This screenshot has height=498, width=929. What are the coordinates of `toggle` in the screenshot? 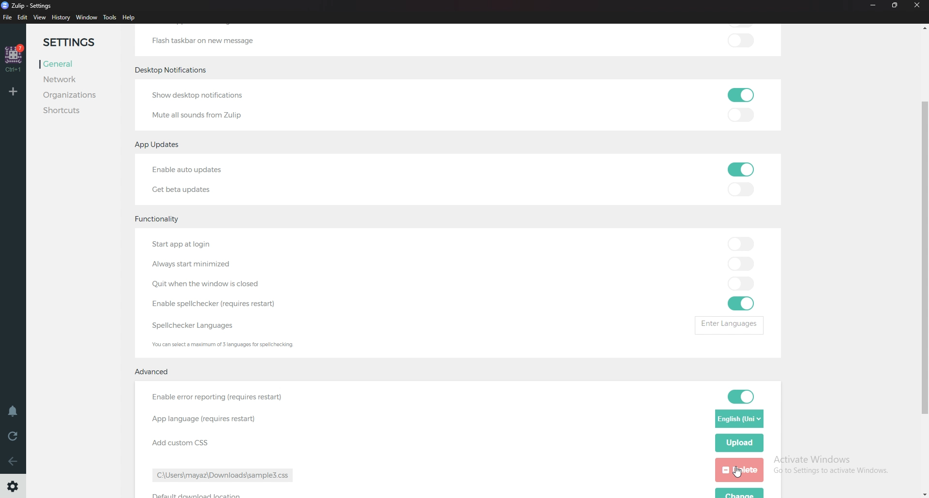 It's located at (739, 244).